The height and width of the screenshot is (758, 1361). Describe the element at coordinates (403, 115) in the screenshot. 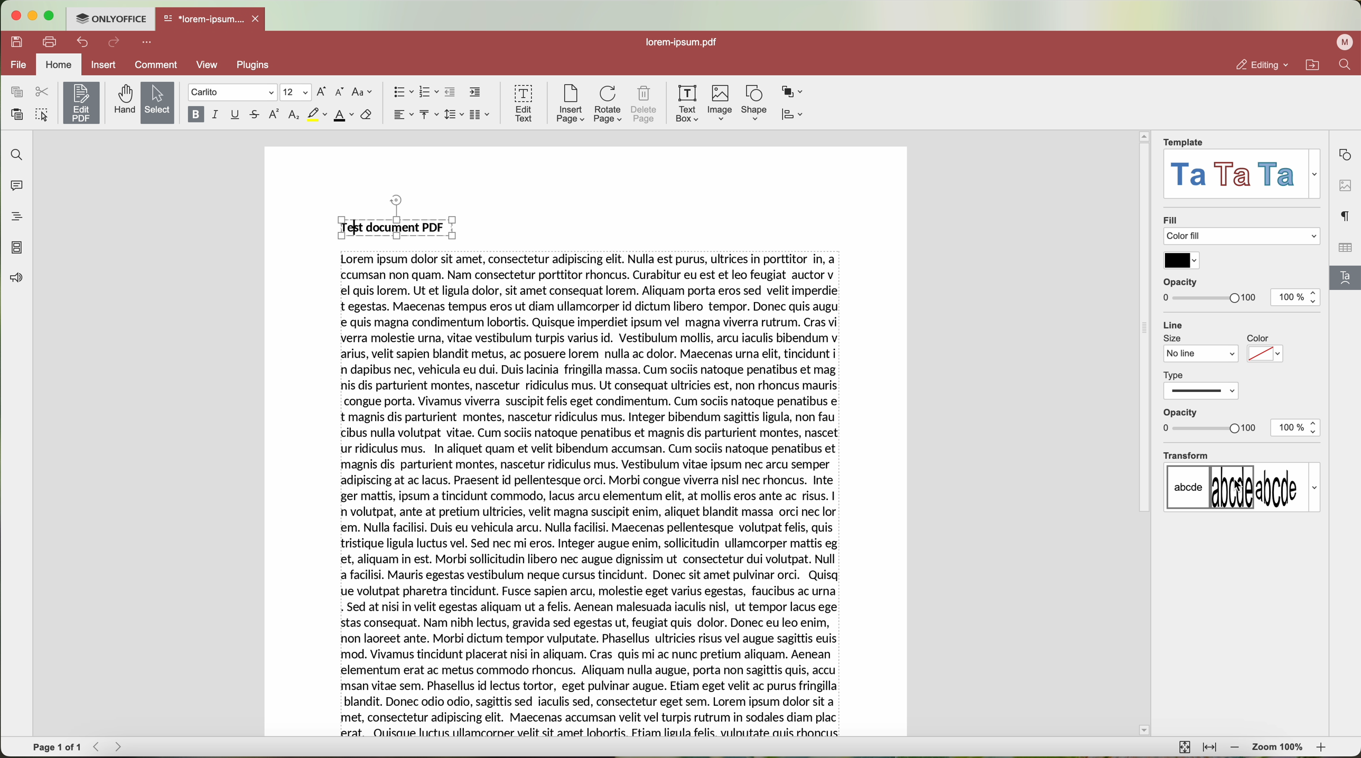

I see `horizontal align` at that location.